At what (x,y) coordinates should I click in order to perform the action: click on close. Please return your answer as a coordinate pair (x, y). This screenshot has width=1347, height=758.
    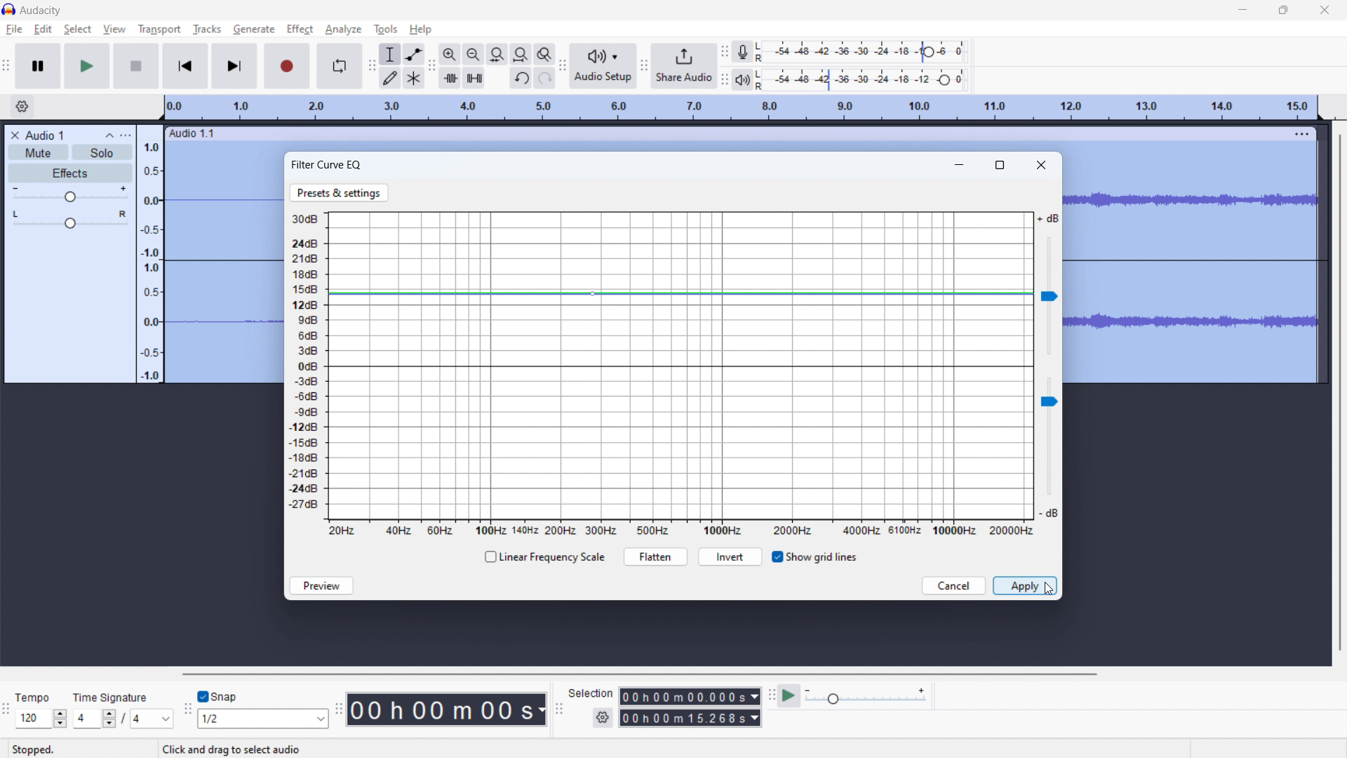
    Looking at the image, I should click on (1042, 164).